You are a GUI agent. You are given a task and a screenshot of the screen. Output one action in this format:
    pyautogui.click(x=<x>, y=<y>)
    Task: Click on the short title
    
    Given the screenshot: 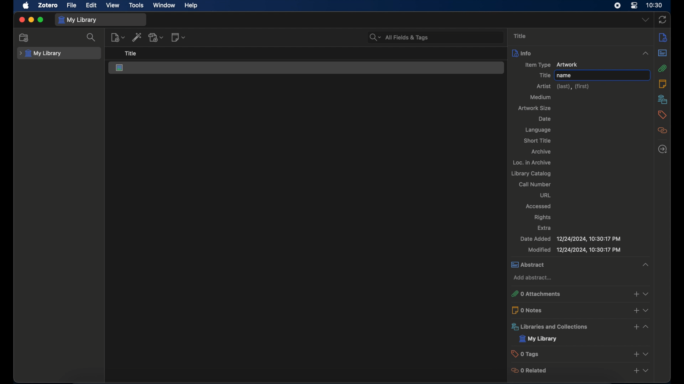 What is the action you would take?
    pyautogui.click(x=537, y=140)
    